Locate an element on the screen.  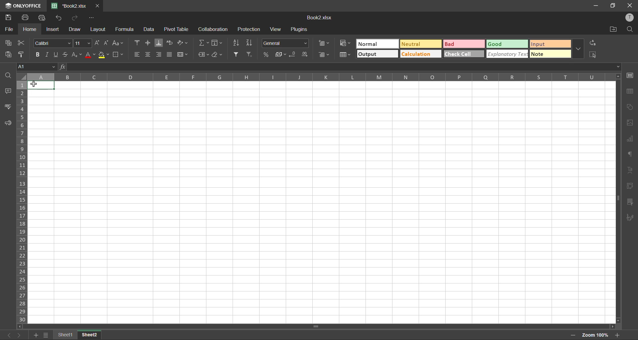
view is located at coordinates (276, 29).